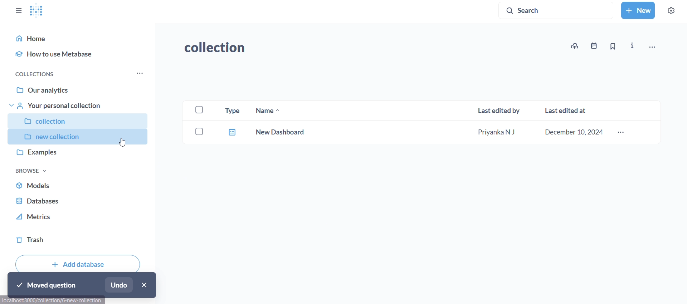 This screenshot has height=304, width=687. What do you see at coordinates (31, 170) in the screenshot?
I see `browse` at bounding box center [31, 170].